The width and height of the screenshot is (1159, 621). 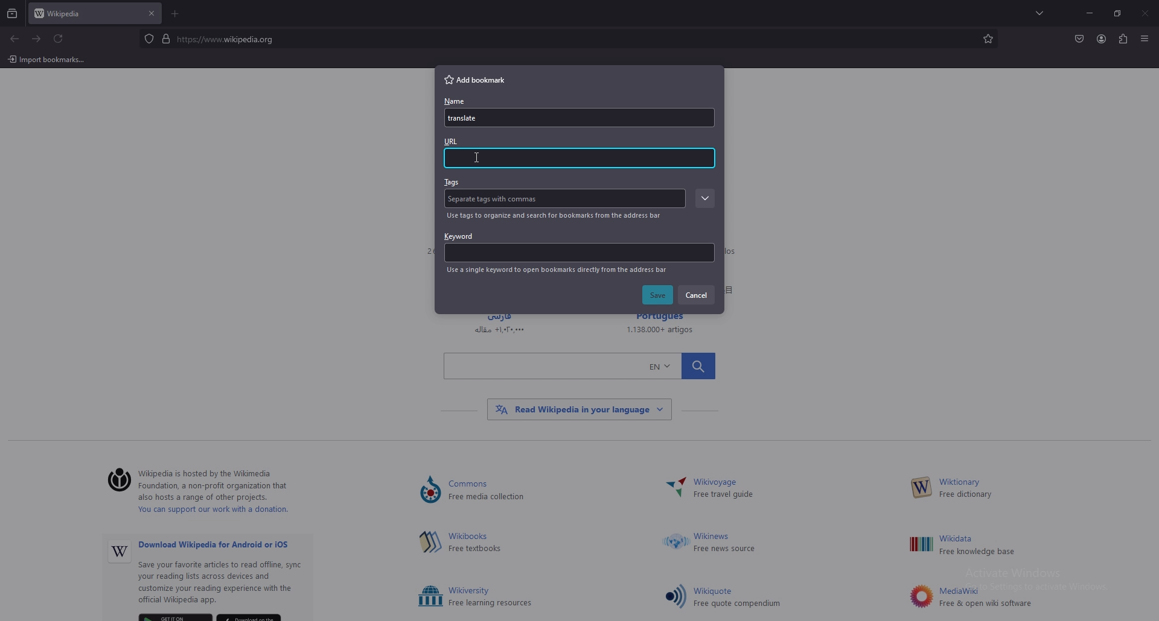 I want to click on keyword, so click(x=575, y=246).